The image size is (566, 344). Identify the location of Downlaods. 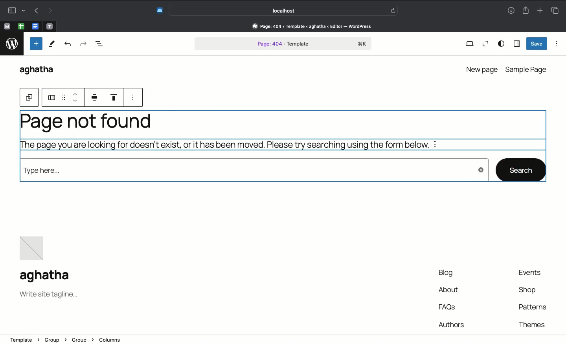
(511, 11).